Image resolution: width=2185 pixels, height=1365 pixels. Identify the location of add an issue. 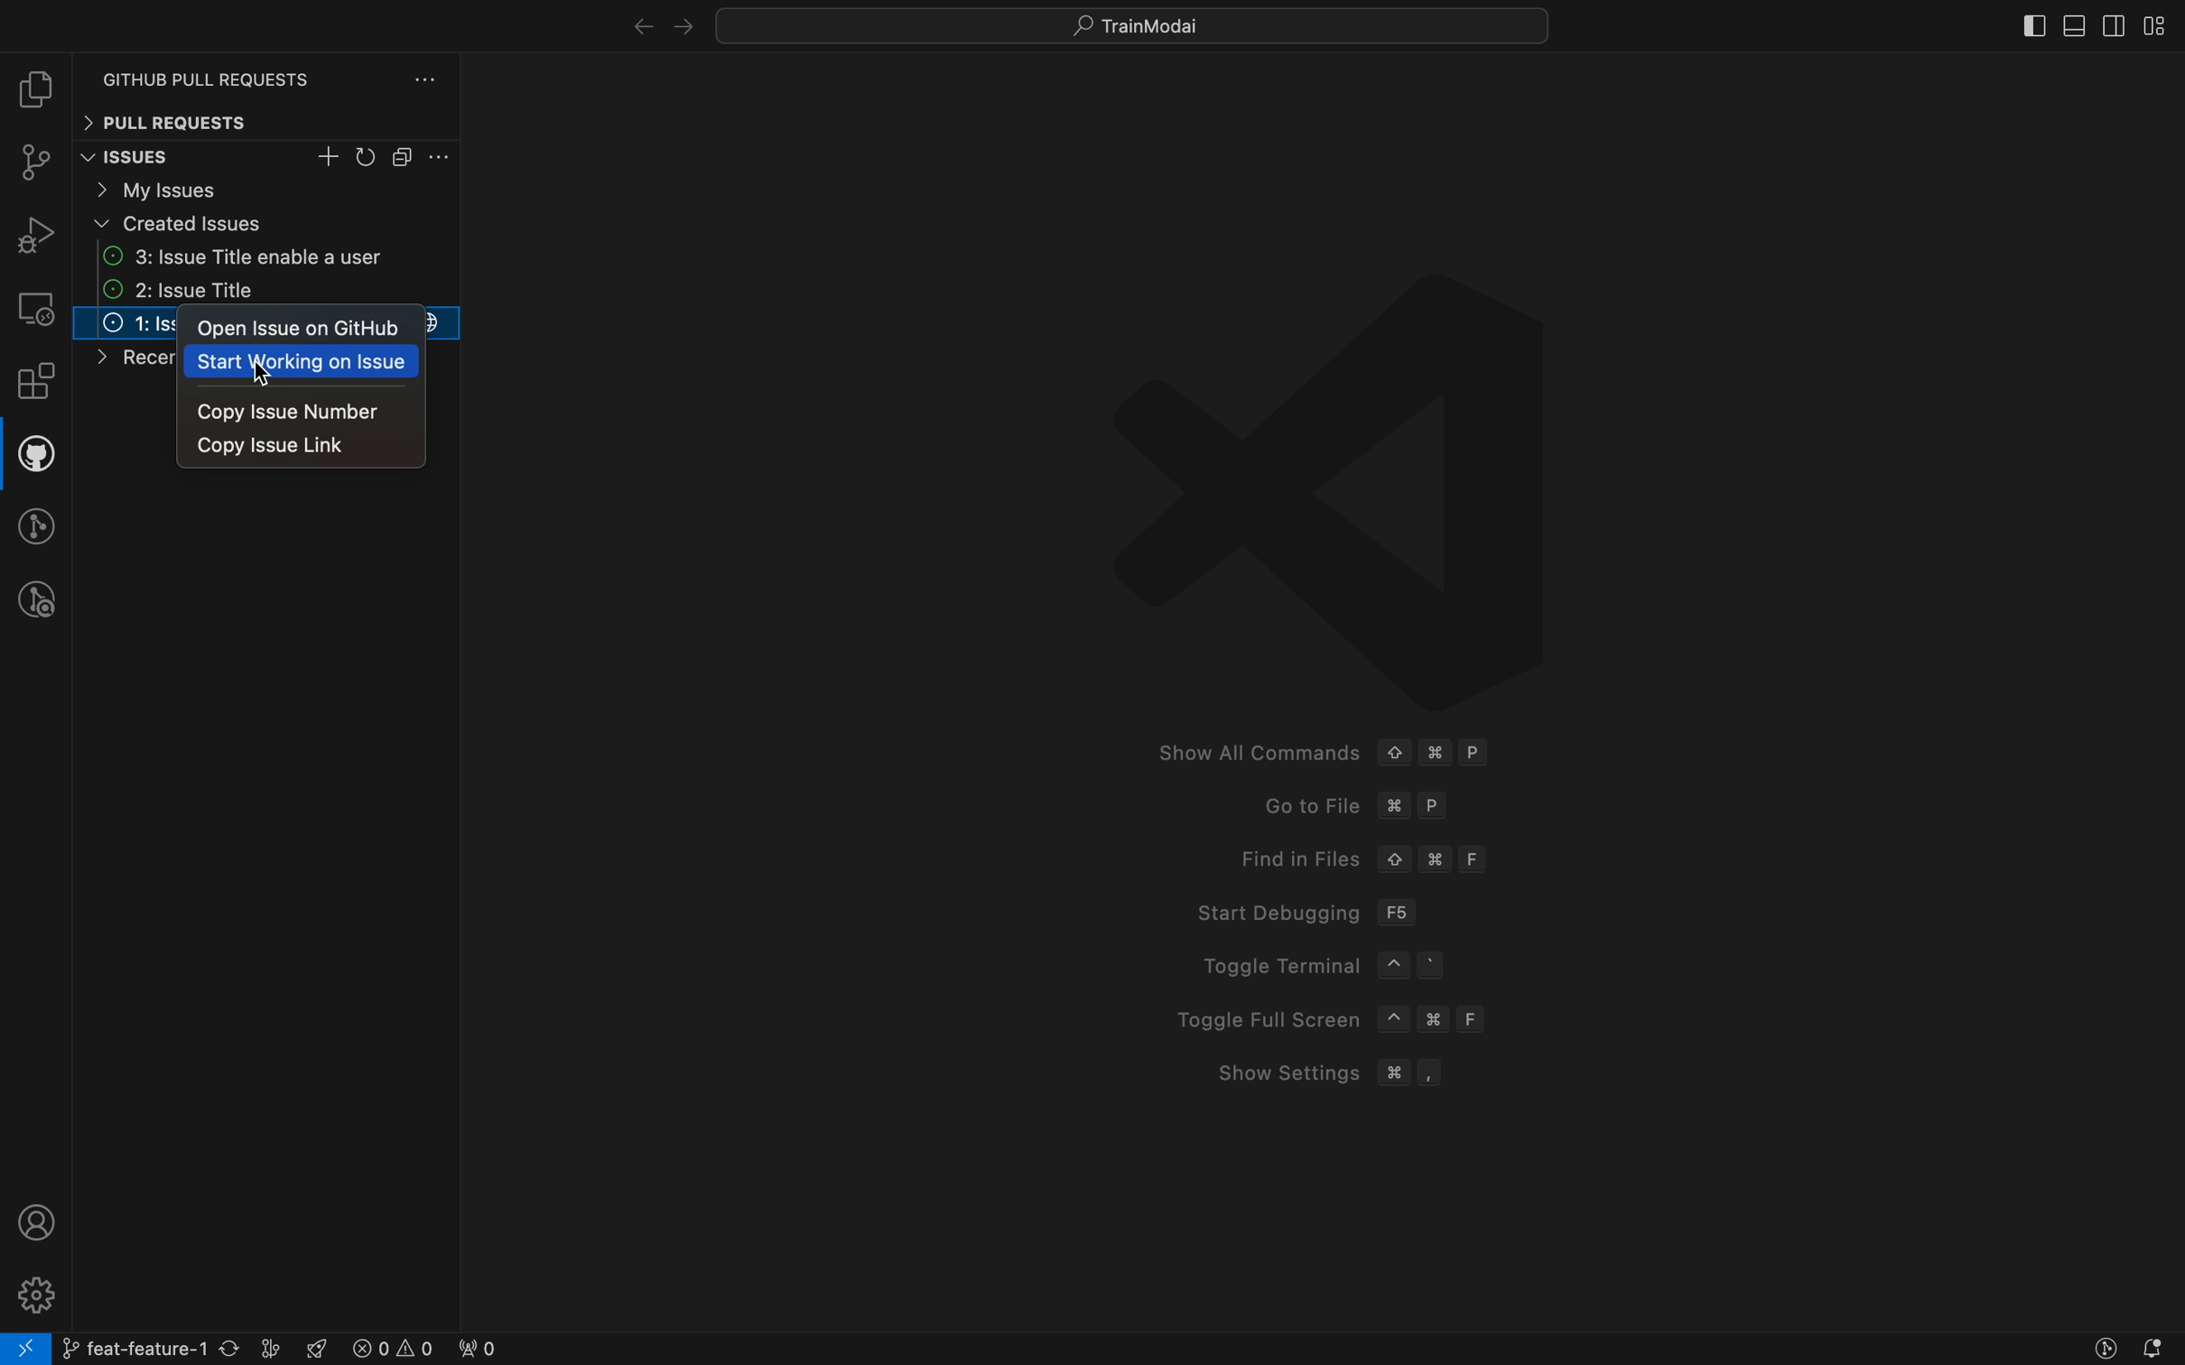
(330, 157).